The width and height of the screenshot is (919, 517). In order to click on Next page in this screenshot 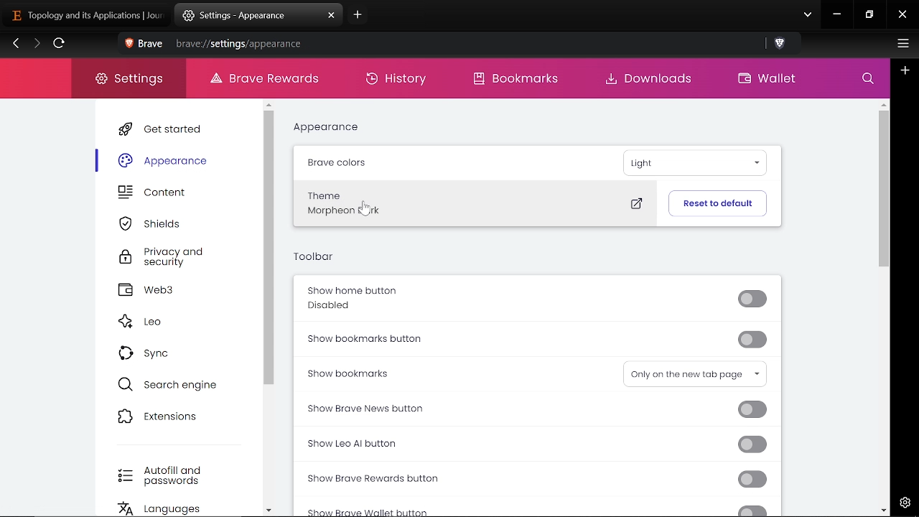, I will do `click(37, 45)`.